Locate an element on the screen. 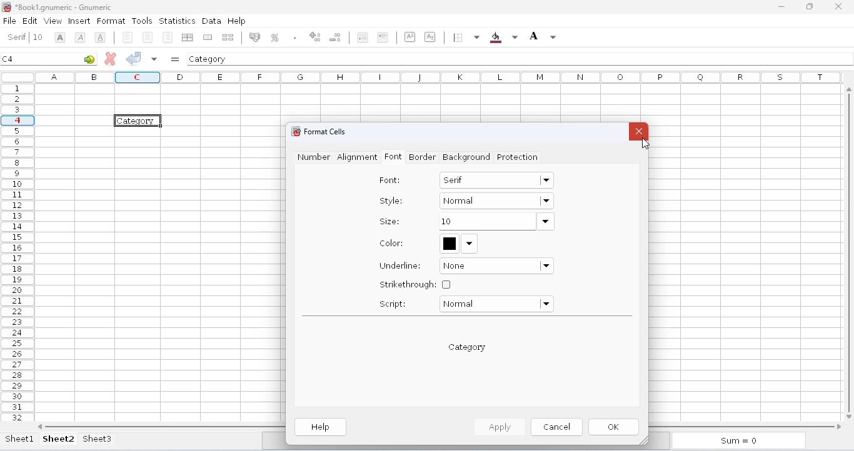  color: is located at coordinates (392, 243).